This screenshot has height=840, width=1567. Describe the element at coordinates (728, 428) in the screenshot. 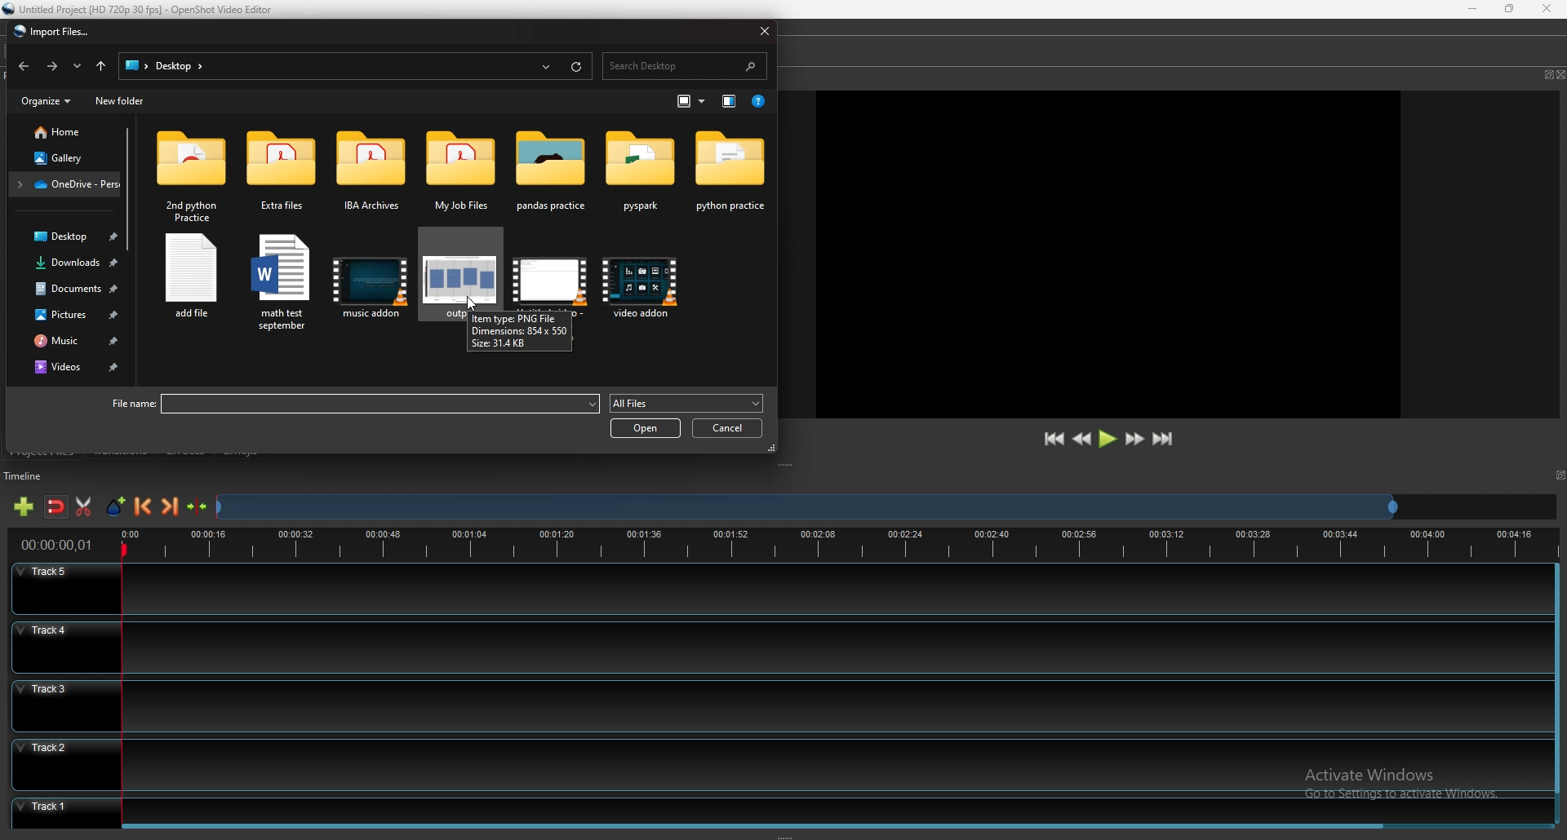

I see `cancel` at that location.